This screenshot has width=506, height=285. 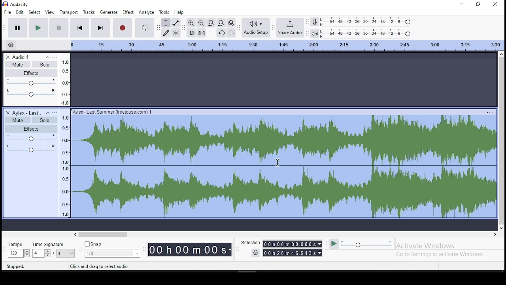 I want to click on solo, so click(x=44, y=120).